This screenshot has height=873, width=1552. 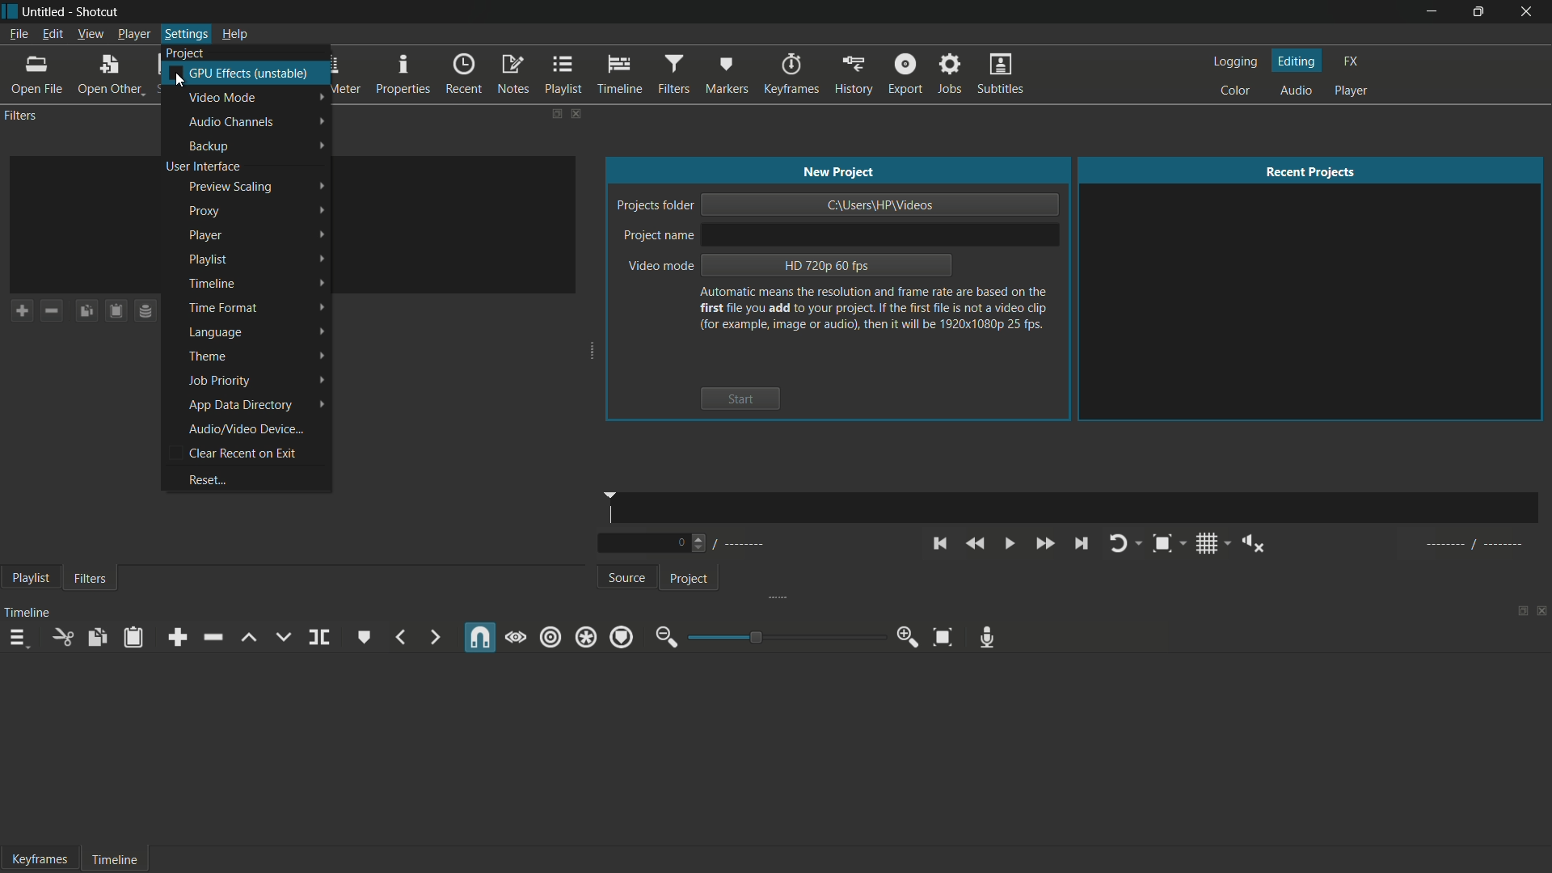 I want to click on ripple, so click(x=550, y=637).